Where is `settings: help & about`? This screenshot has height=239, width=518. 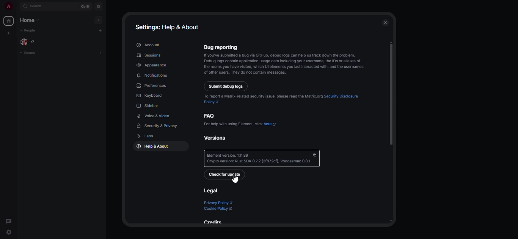 settings: help & about is located at coordinates (170, 27).